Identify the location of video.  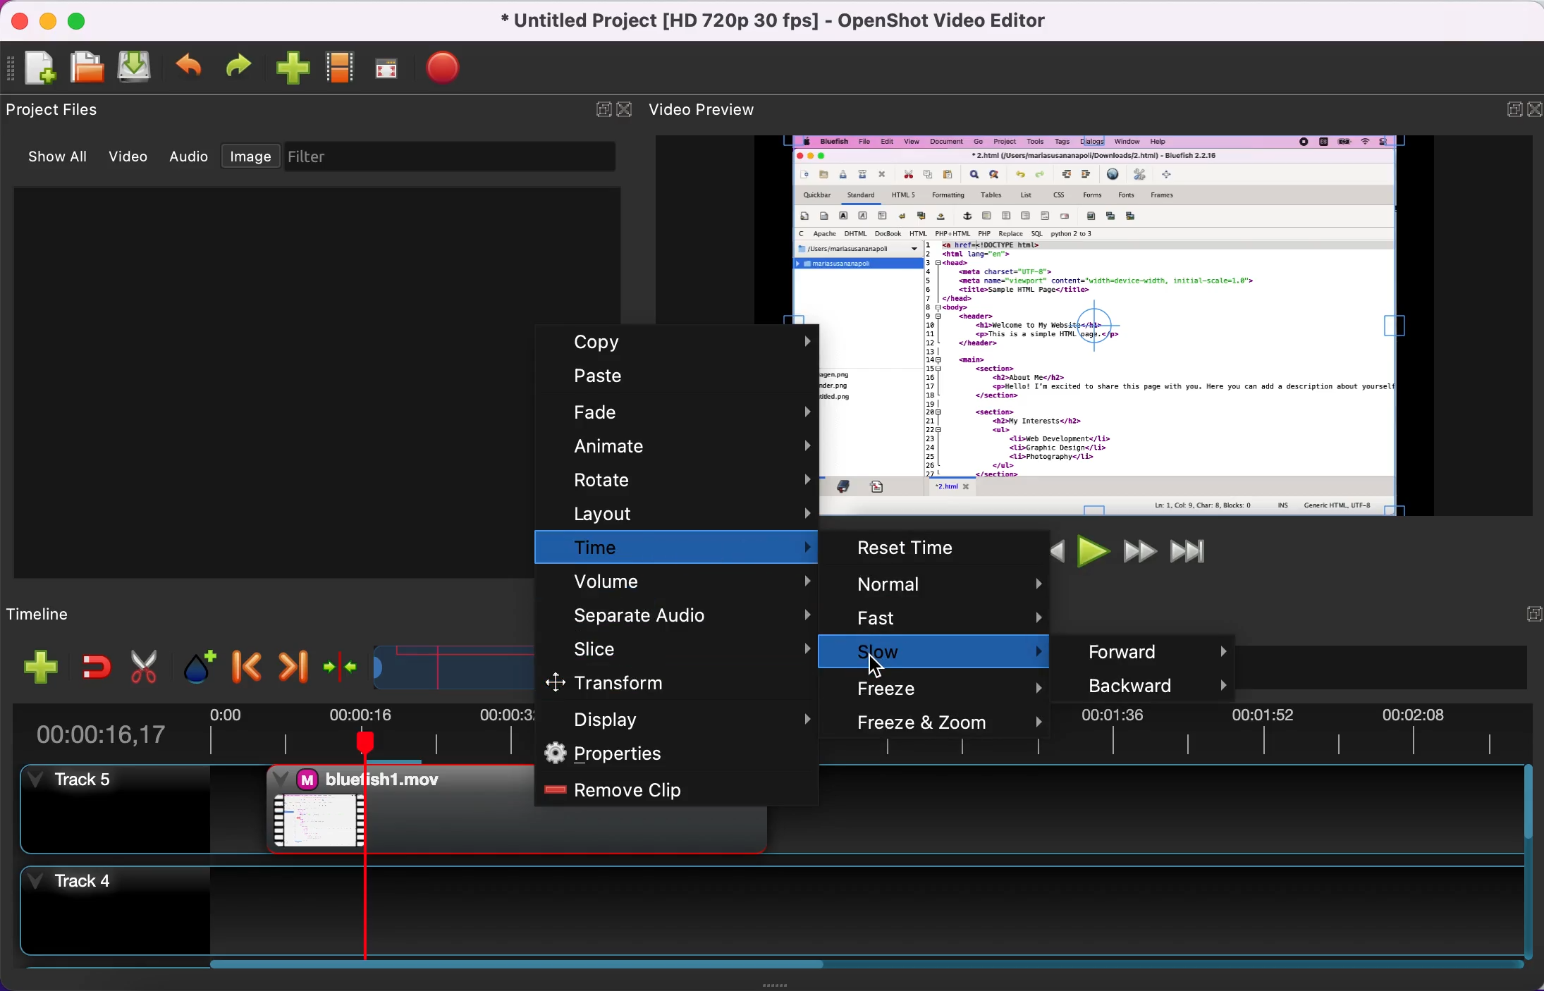
(134, 159).